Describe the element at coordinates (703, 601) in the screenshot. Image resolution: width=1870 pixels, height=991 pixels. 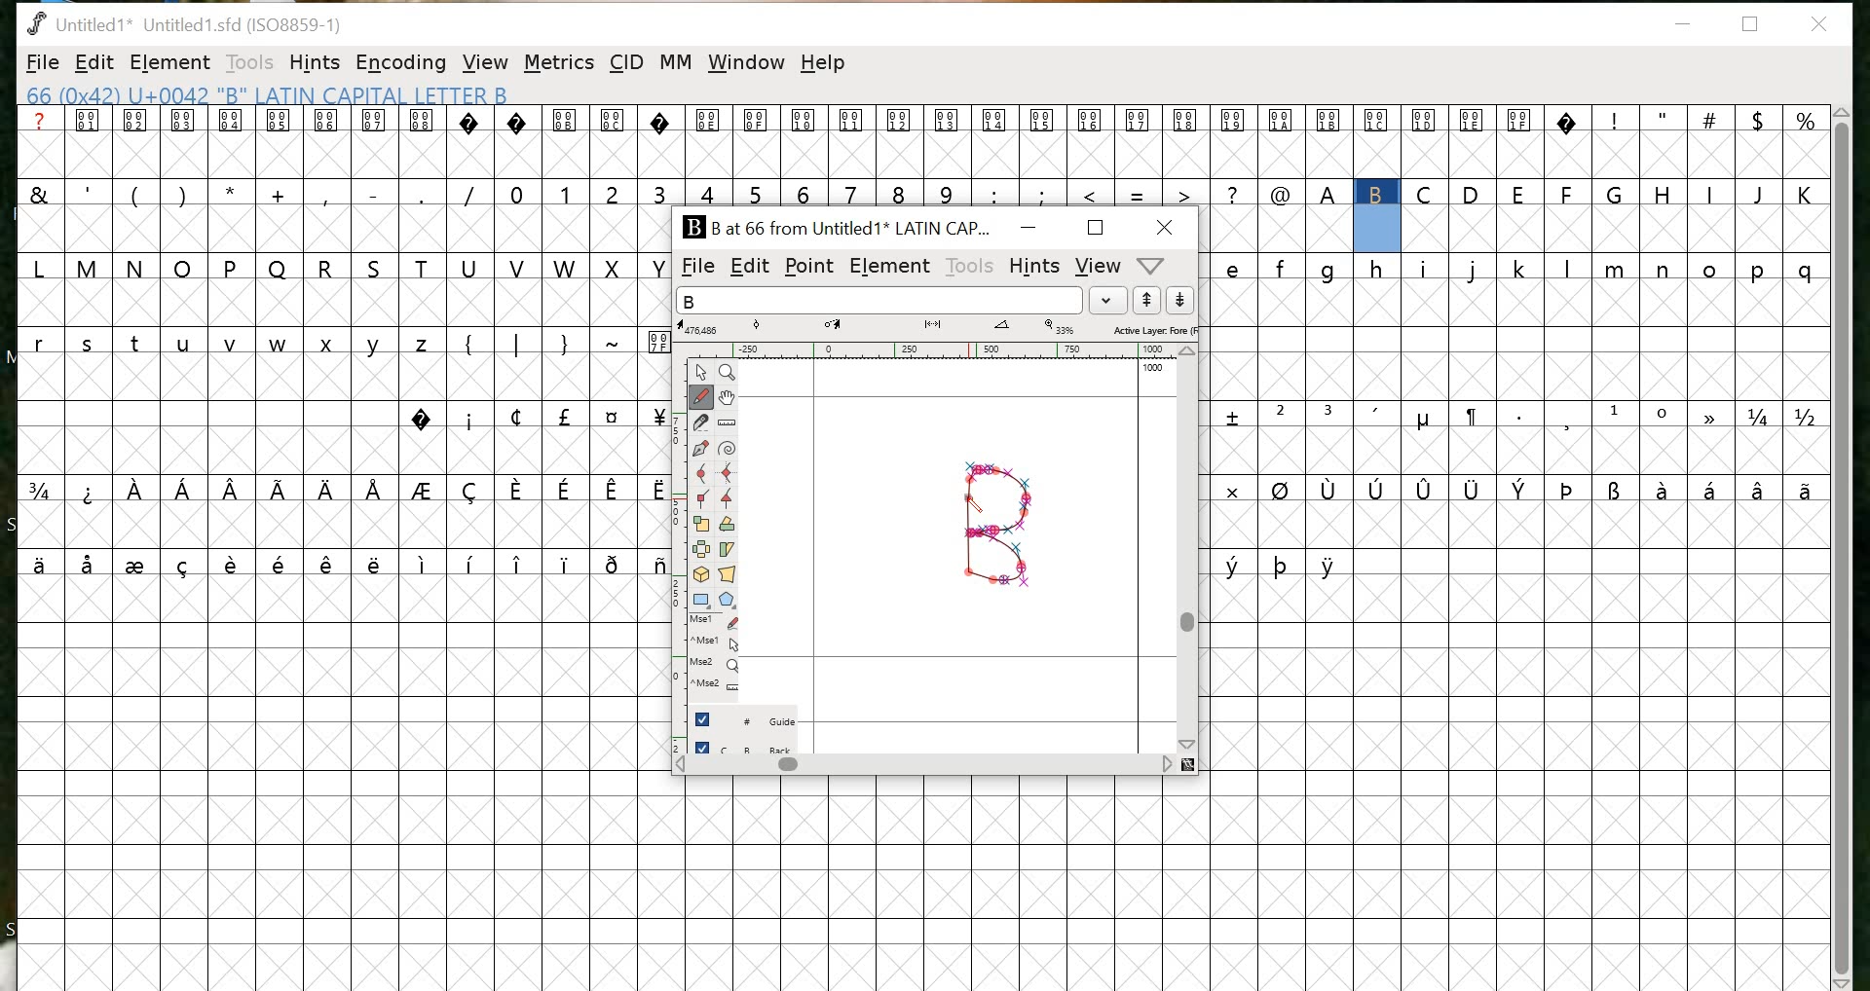
I see `Rectangle/ellipse` at that location.